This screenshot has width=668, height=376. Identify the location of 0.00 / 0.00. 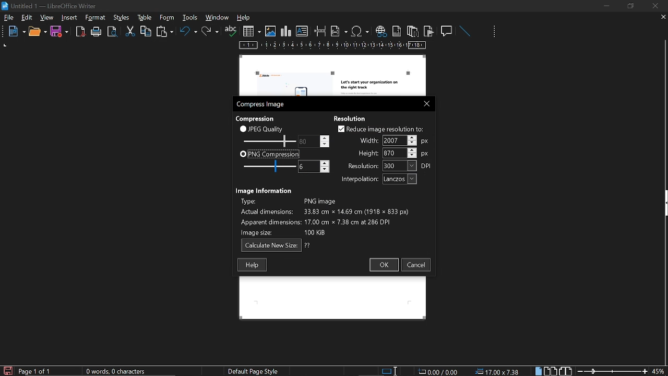
(439, 371).